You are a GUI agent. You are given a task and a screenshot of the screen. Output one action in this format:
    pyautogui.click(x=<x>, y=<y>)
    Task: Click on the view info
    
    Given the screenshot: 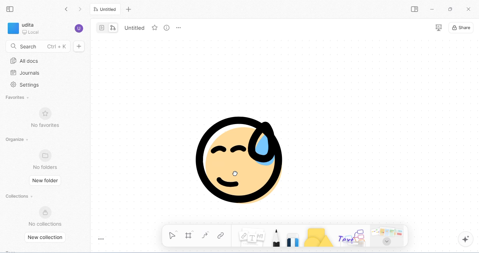 What is the action you would take?
    pyautogui.click(x=167, y=28)
    